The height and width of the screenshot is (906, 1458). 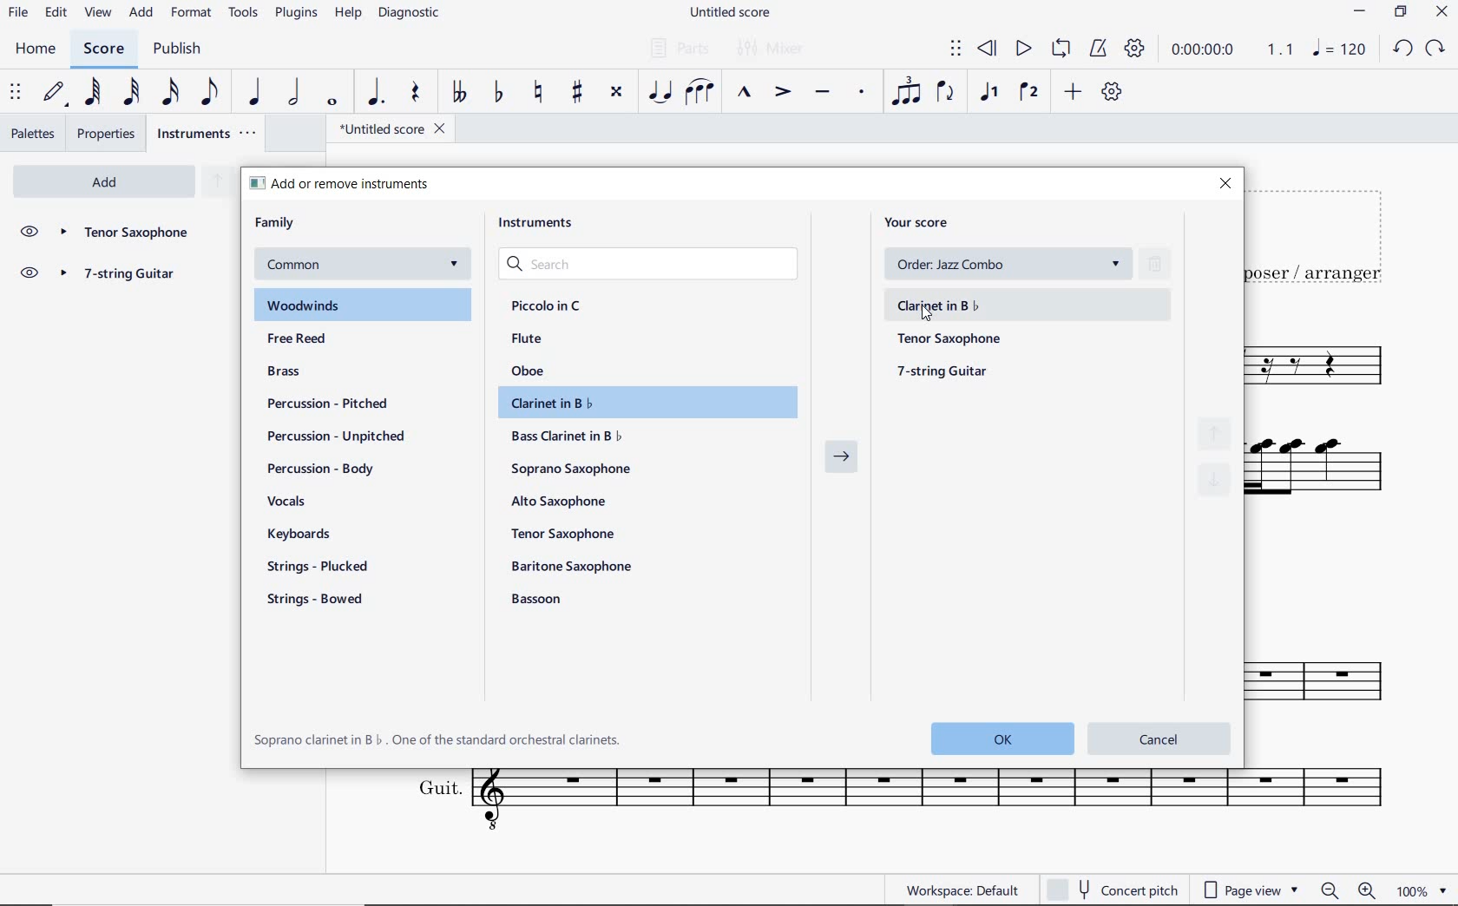 I want to click on AUGMENTATION DOT, so click(x=377, y=93).